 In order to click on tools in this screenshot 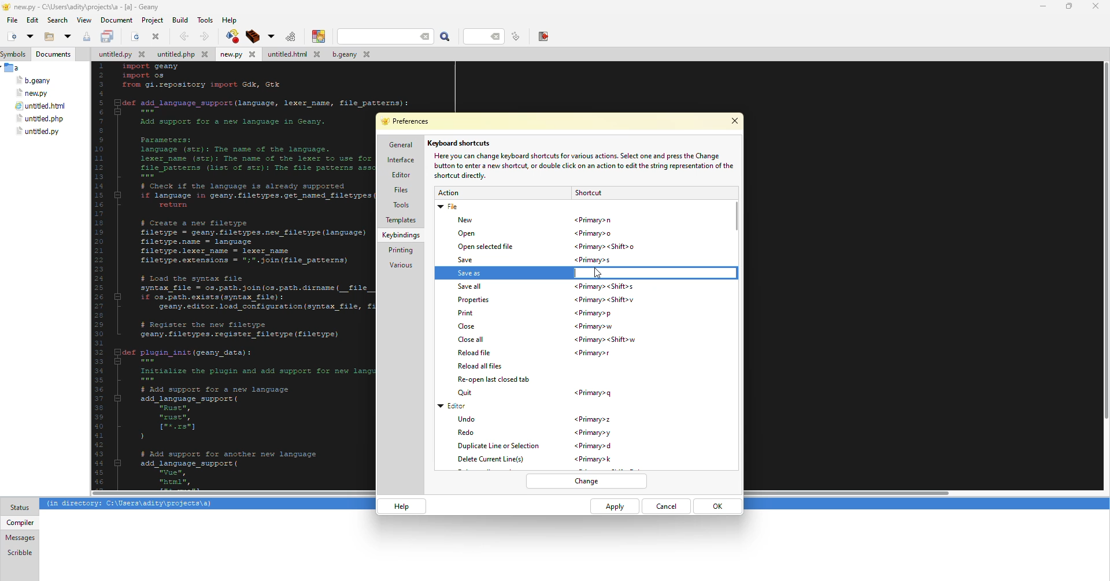, I will do `click(401, 204)`.